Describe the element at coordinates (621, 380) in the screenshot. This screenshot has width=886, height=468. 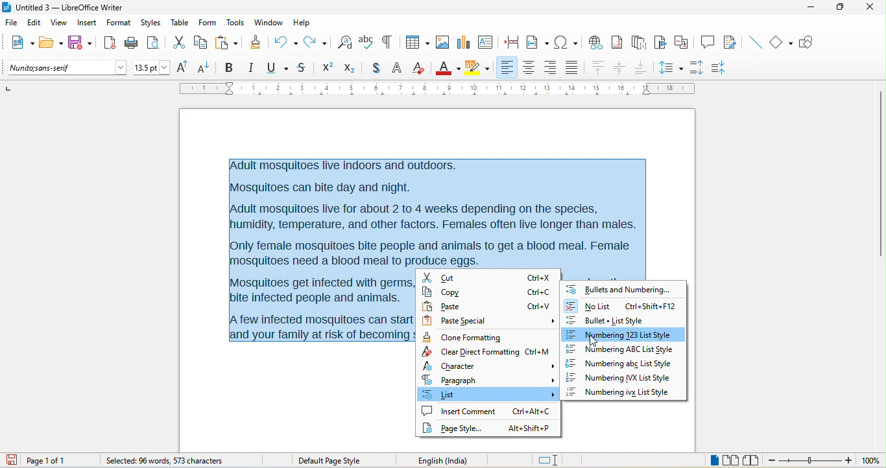
I see `numbering ivx list style` at that location.